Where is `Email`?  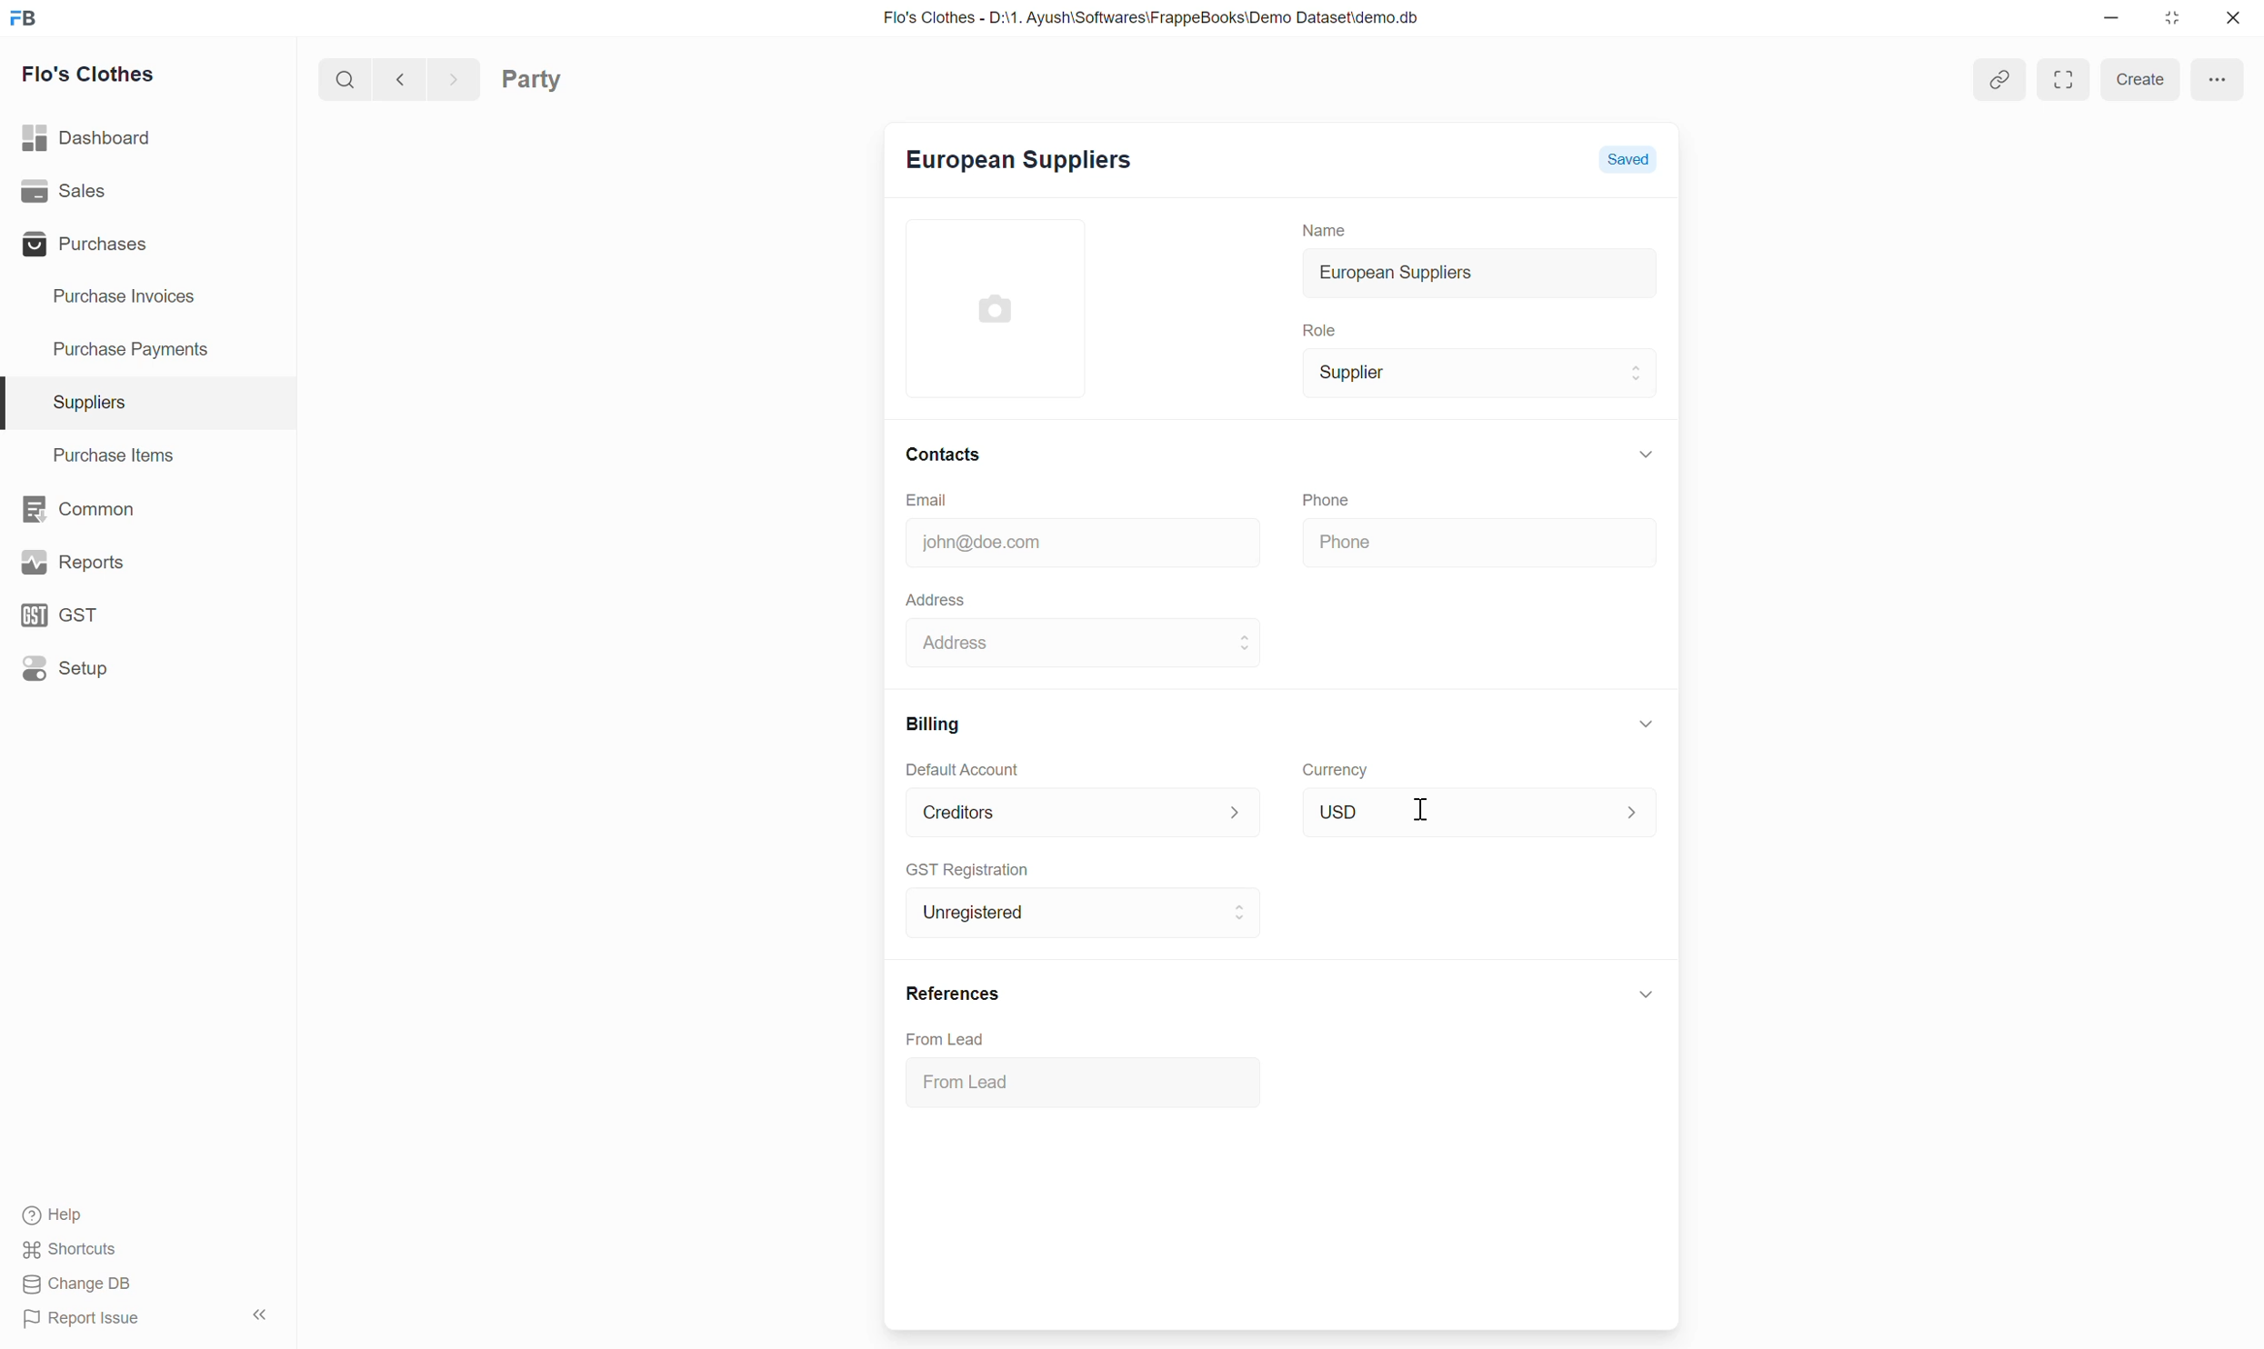
Email is located at coordinates (966, 496).